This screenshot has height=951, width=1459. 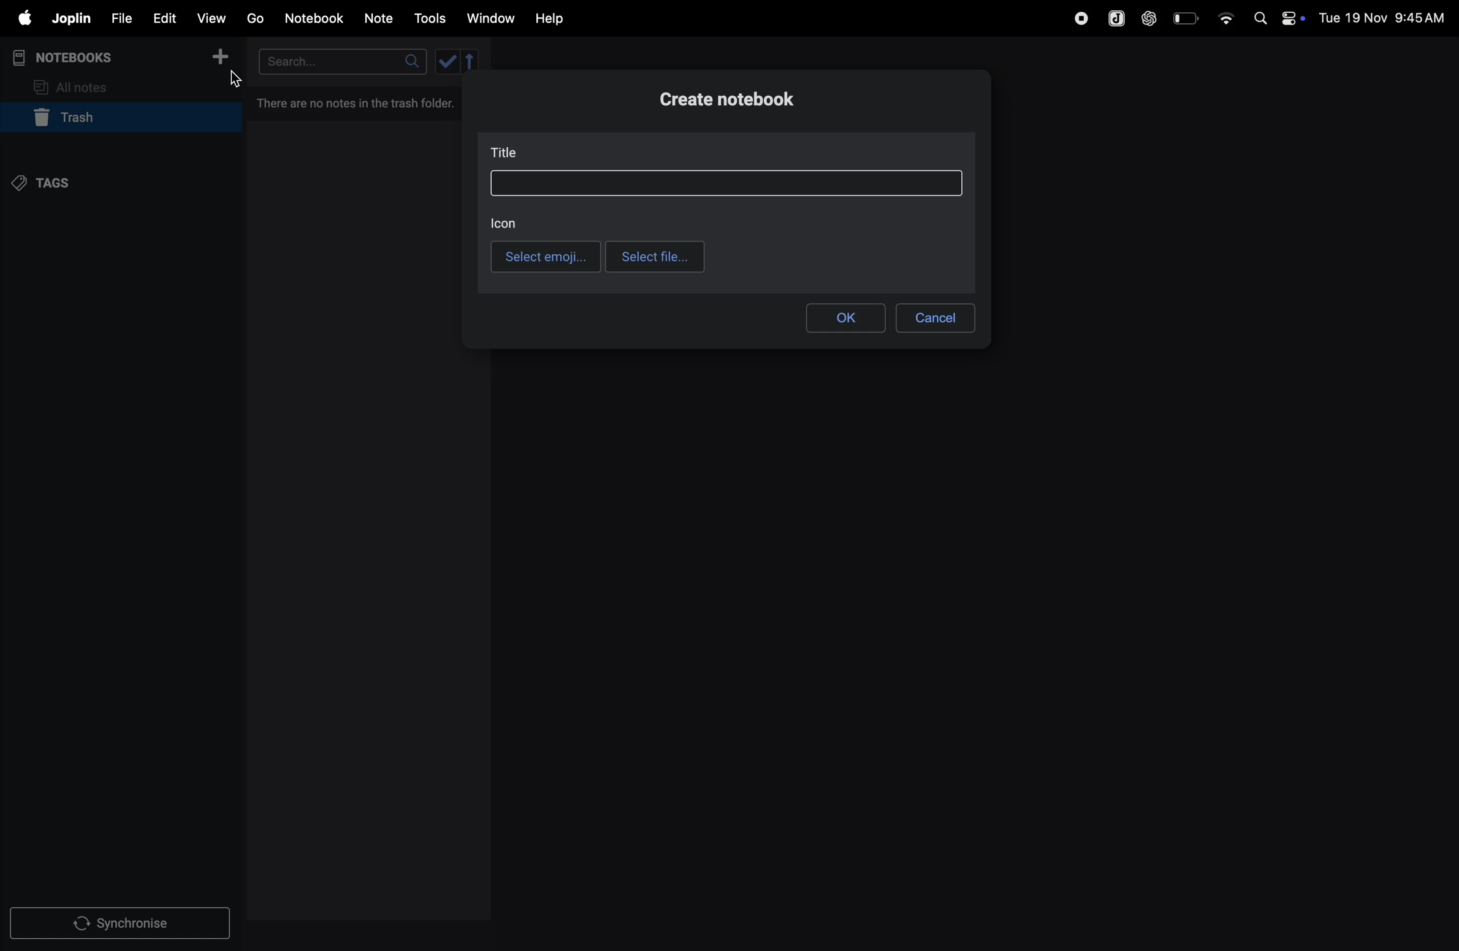 I want to click on chatgpt, so click(x=1149, y=17).